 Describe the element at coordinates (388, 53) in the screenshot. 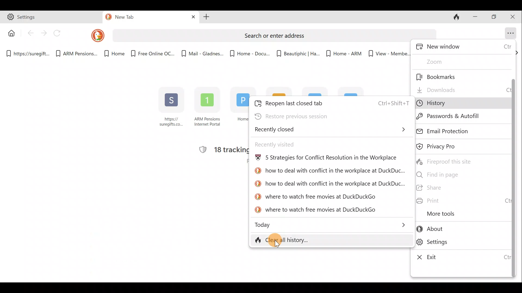

I see `View - Membe...` at that location.